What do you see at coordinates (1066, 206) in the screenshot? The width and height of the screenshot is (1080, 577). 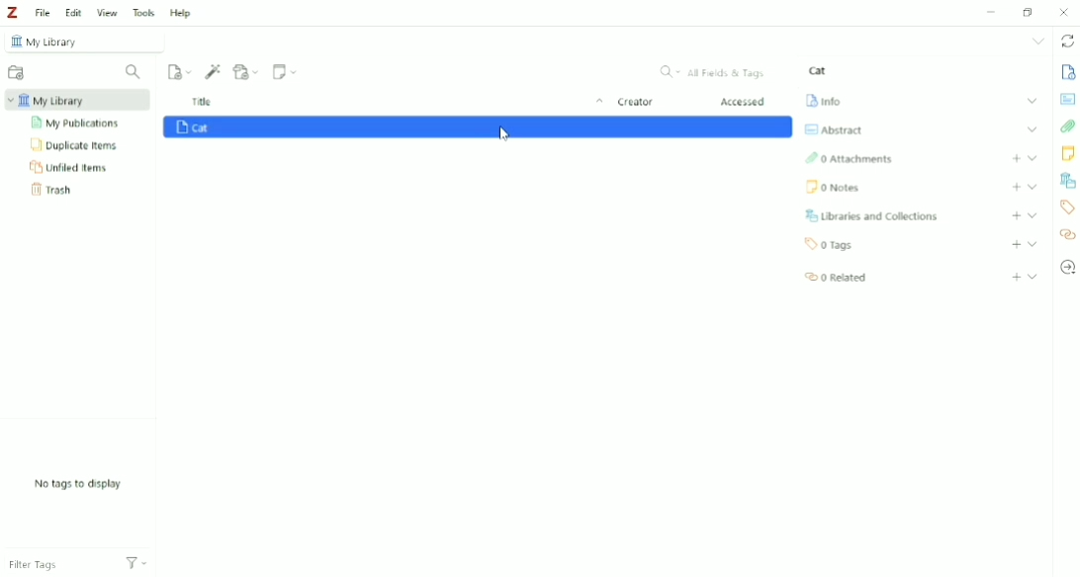 I see `Tags` at bounding box center [1066, 206].